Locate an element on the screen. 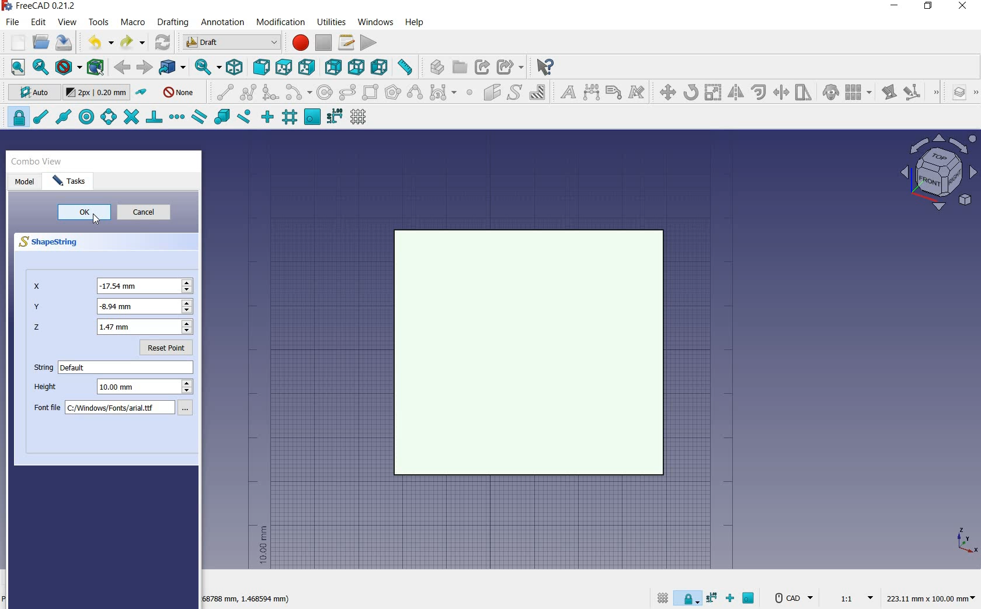 This screenshot has height=609, width=981. rectangle is located at coordinates (371, 93).